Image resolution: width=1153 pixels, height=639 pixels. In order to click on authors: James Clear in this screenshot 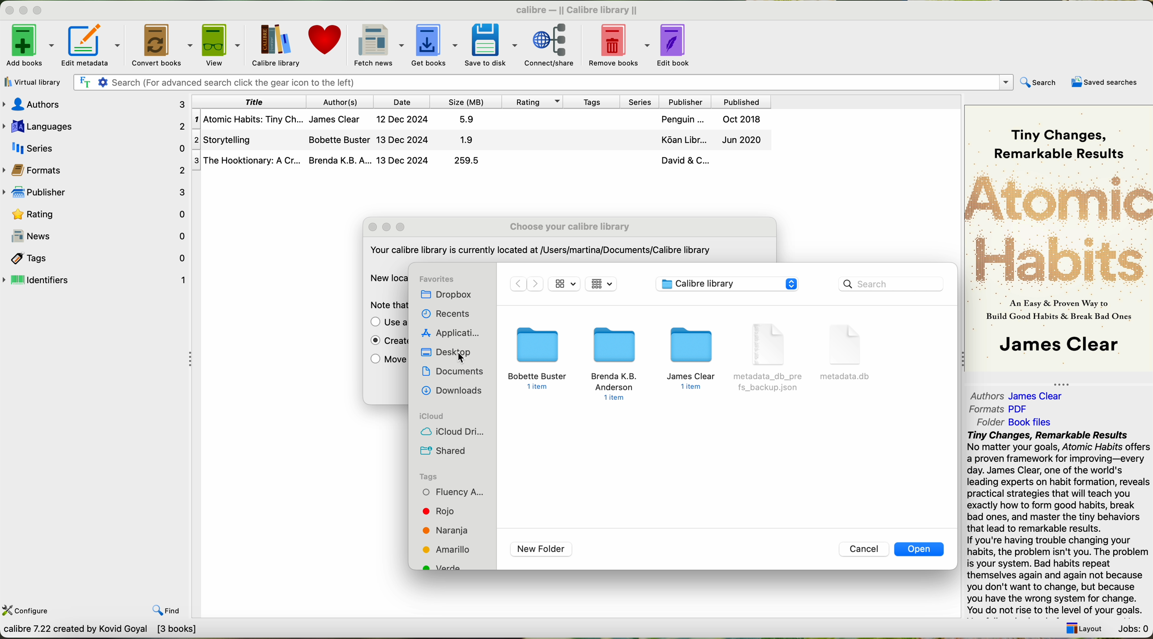, I will do `click(1015, 394)`.